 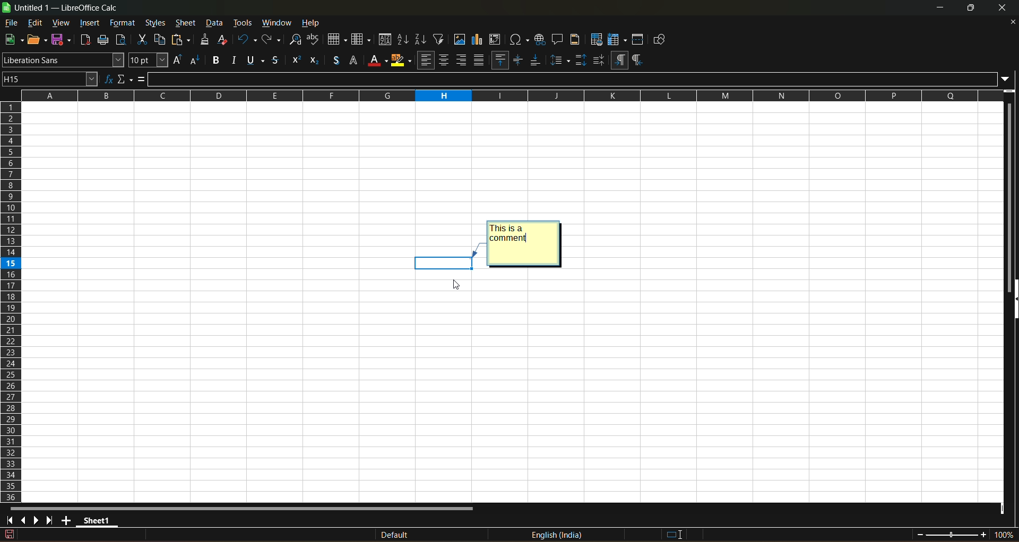 What do you see at coordinates (965, 534) in the screenshot?
I see `zoom factor` at bounding box center [965, 534].